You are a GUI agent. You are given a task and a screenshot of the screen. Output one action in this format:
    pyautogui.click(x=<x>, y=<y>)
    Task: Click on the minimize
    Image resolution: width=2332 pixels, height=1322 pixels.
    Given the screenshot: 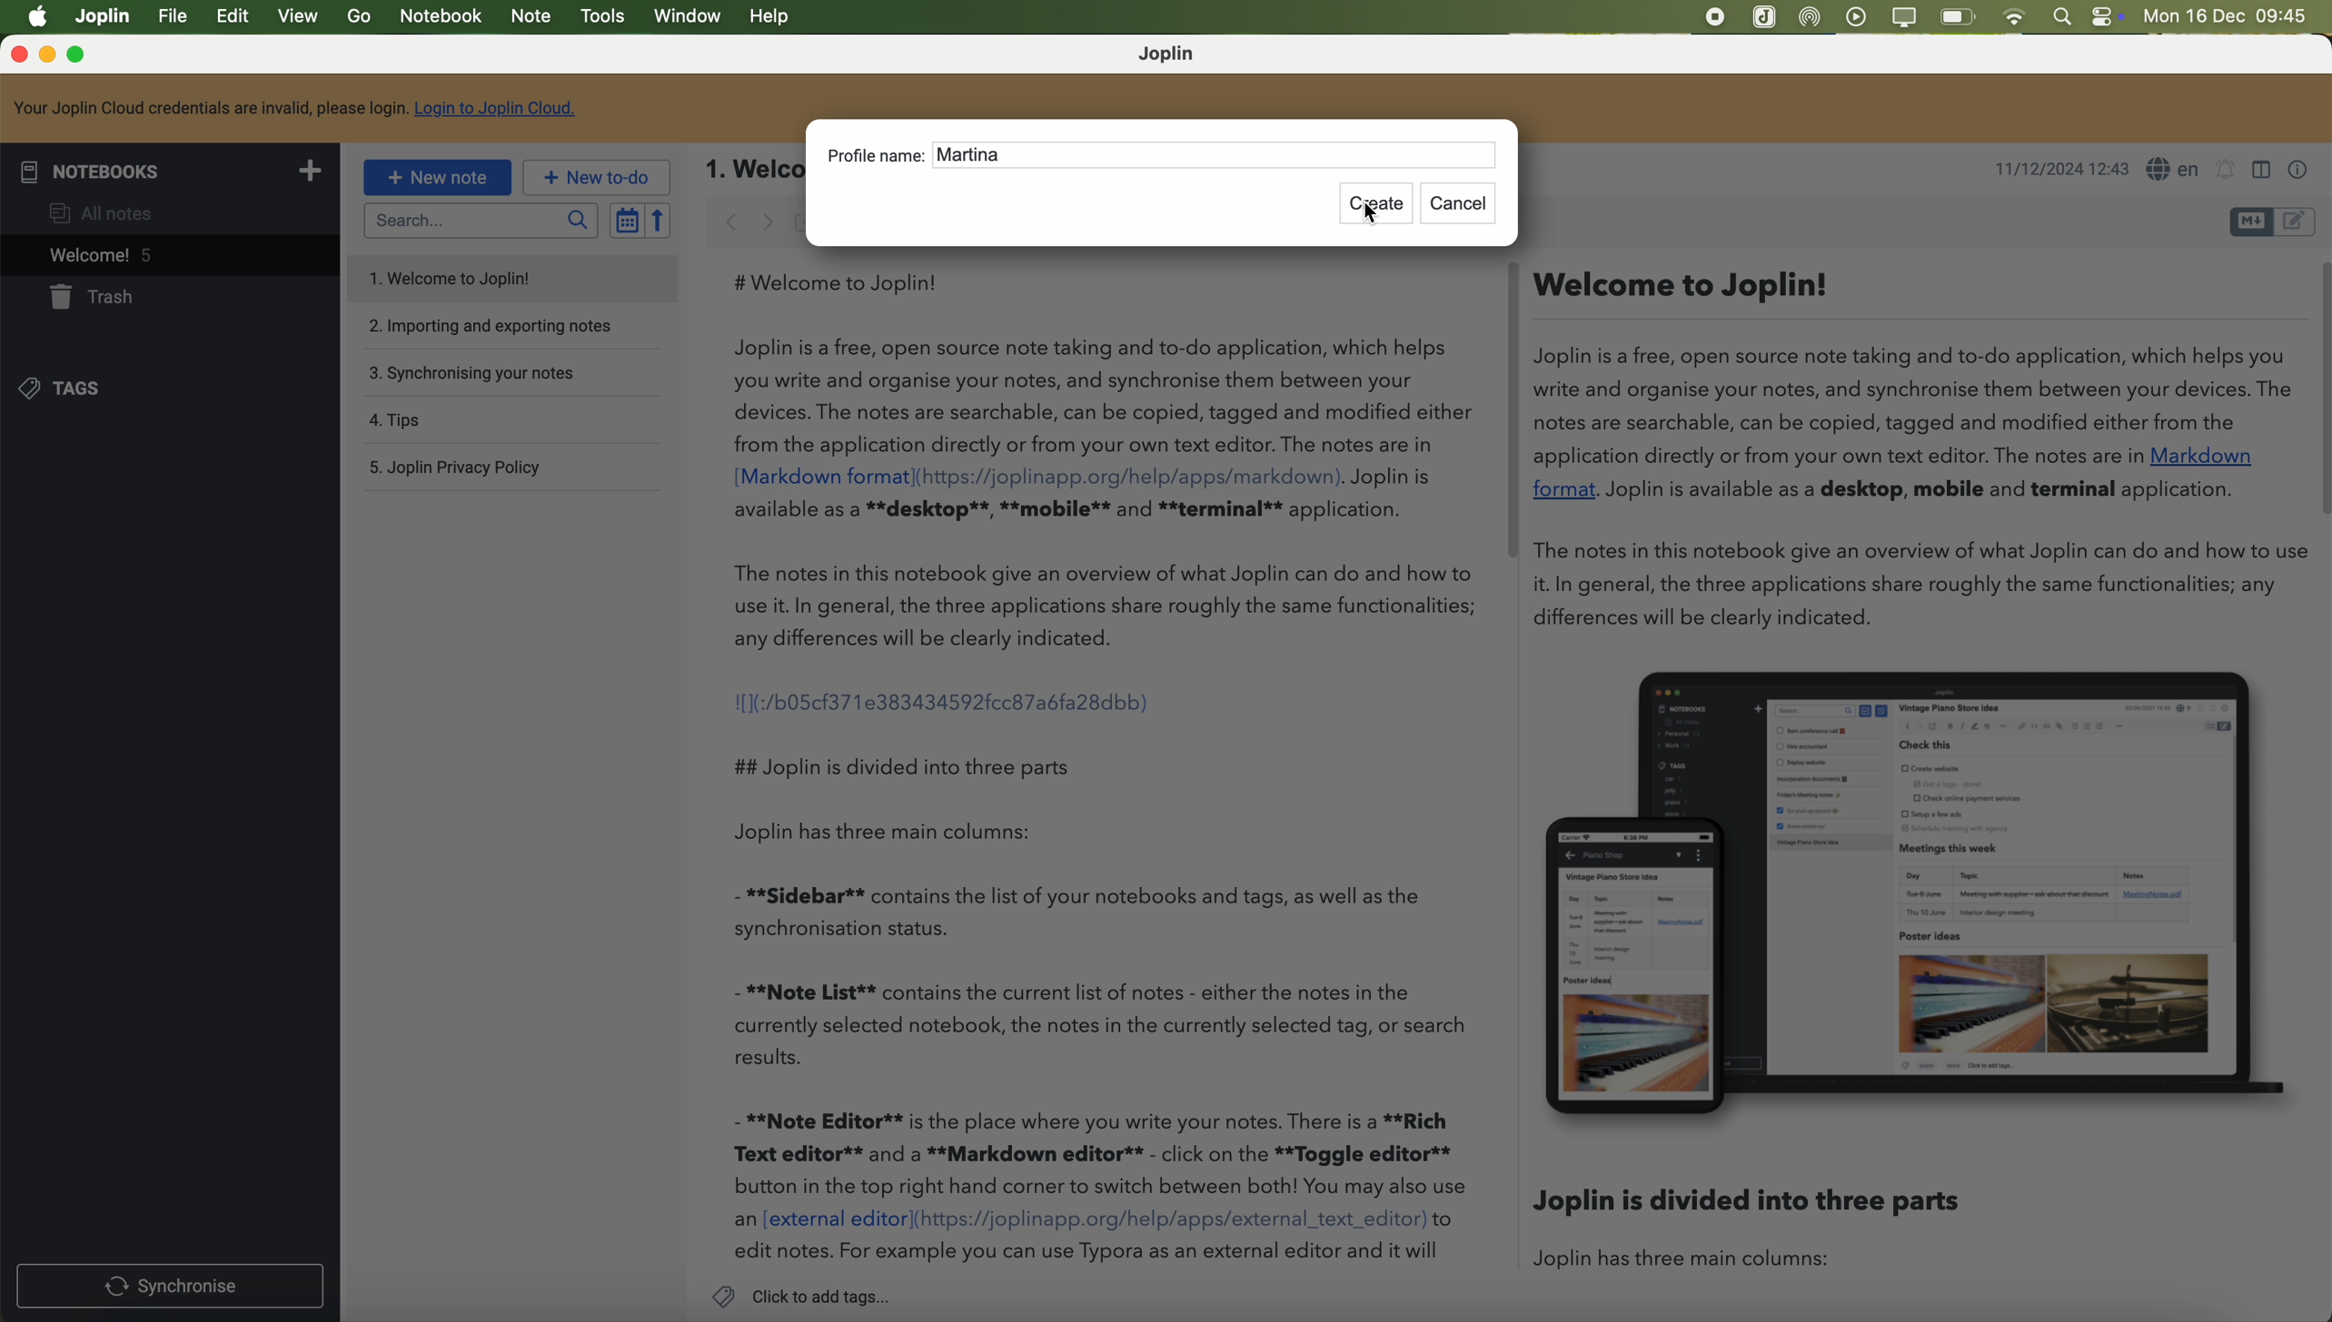 What is the action you would take?
    pyautogui.click(x=48, y=55)
    